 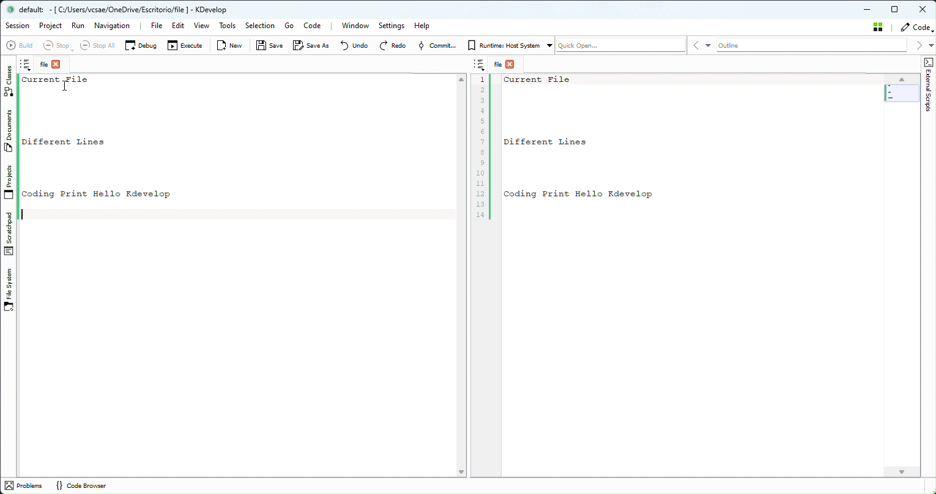 I want to click on minimize, so click(x=867, y=9).